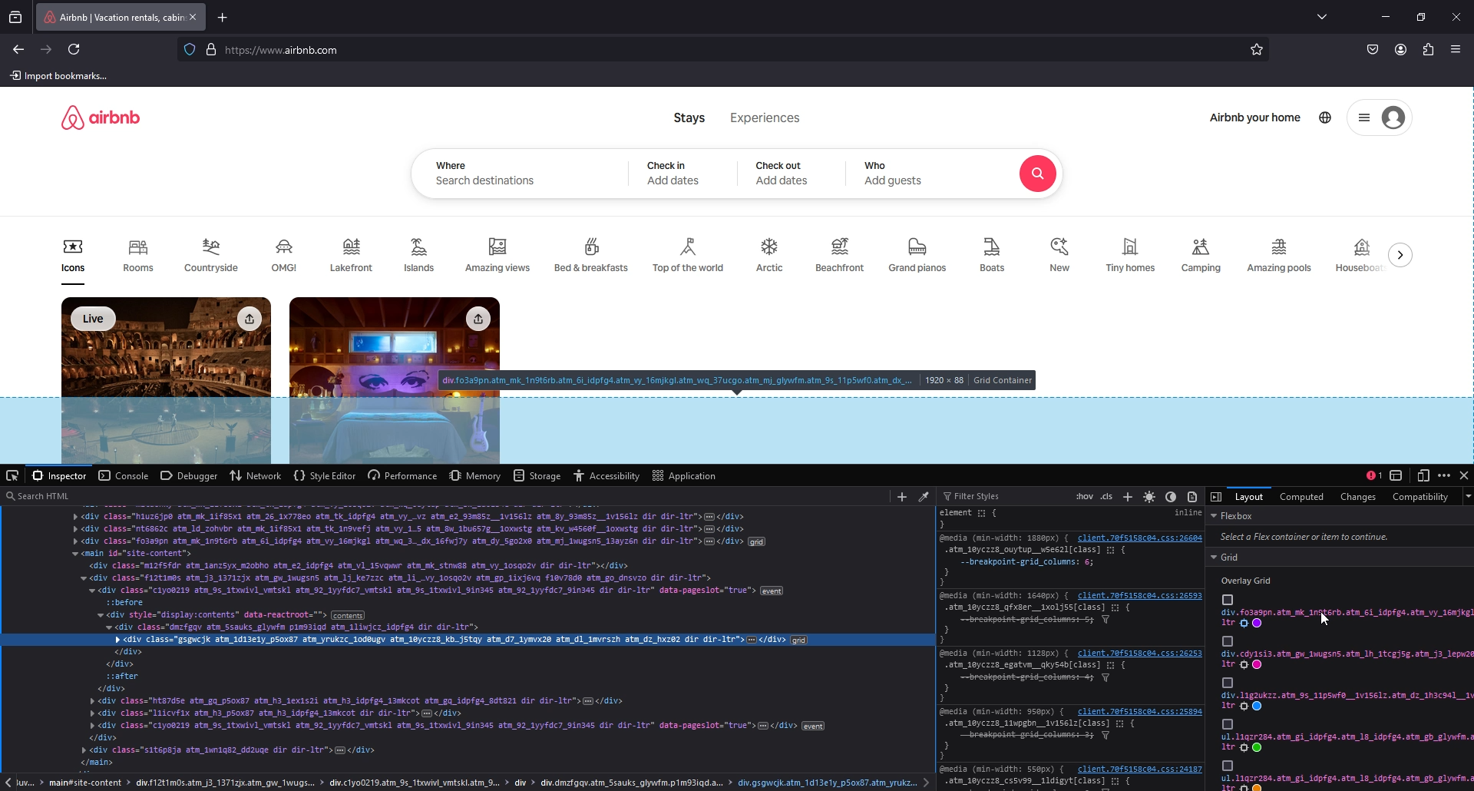 This screenshot has width=1474, height=791. What do you see at coordinates (1129, 497) in the screenshot?
I see `add new rule` at bounding box center [1129, 497].